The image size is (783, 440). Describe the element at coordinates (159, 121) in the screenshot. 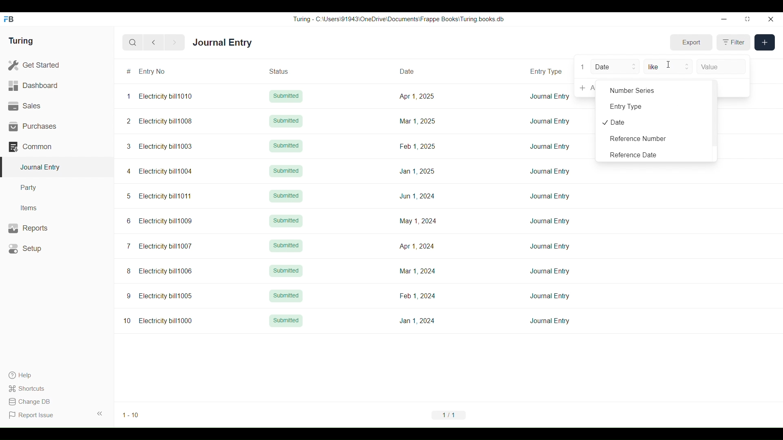

I see `2 Electricity bill1008` at that location.